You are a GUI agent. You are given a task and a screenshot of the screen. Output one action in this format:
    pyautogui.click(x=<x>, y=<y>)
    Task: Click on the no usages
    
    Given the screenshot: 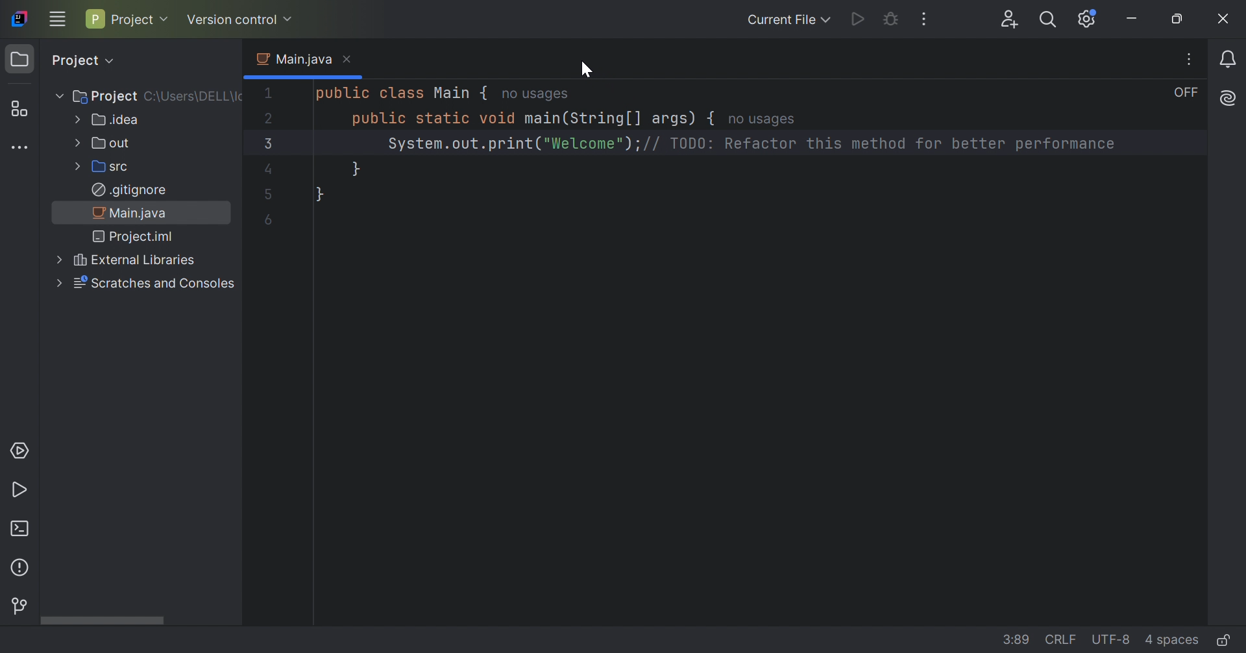 What is the action you would take?
    pyautogui.click(x=534, y=95)
    